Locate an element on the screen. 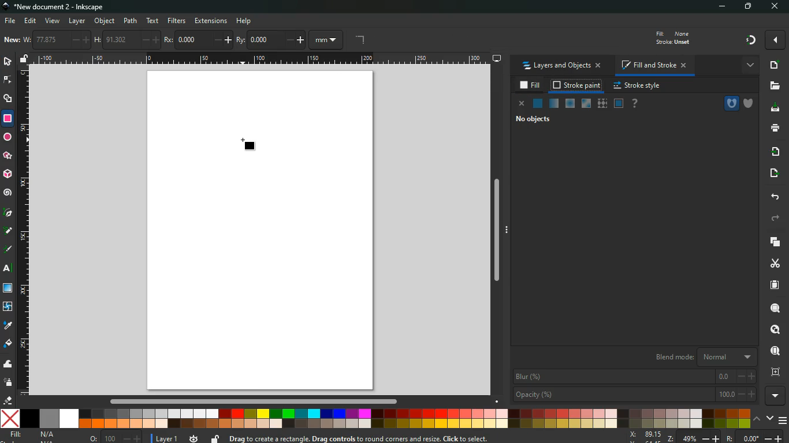 This screenshot has width=789, height=443. close is located at coordinates (520, 104).